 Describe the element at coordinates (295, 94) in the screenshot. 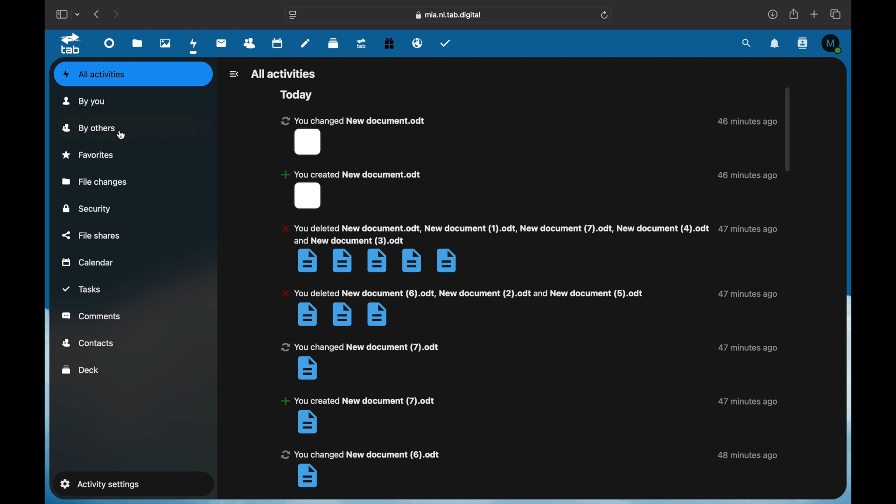

I see `today` at that location.